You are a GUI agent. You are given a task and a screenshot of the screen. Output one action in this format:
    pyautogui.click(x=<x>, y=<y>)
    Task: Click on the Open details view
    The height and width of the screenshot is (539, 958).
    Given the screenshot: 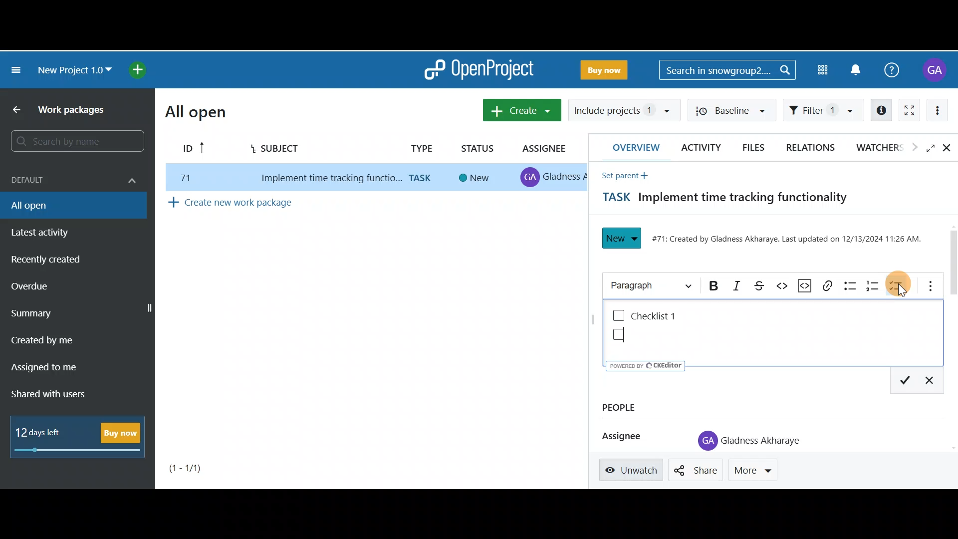 What is the action you would take?
    pyautogui.click(x=880, y=109)
    